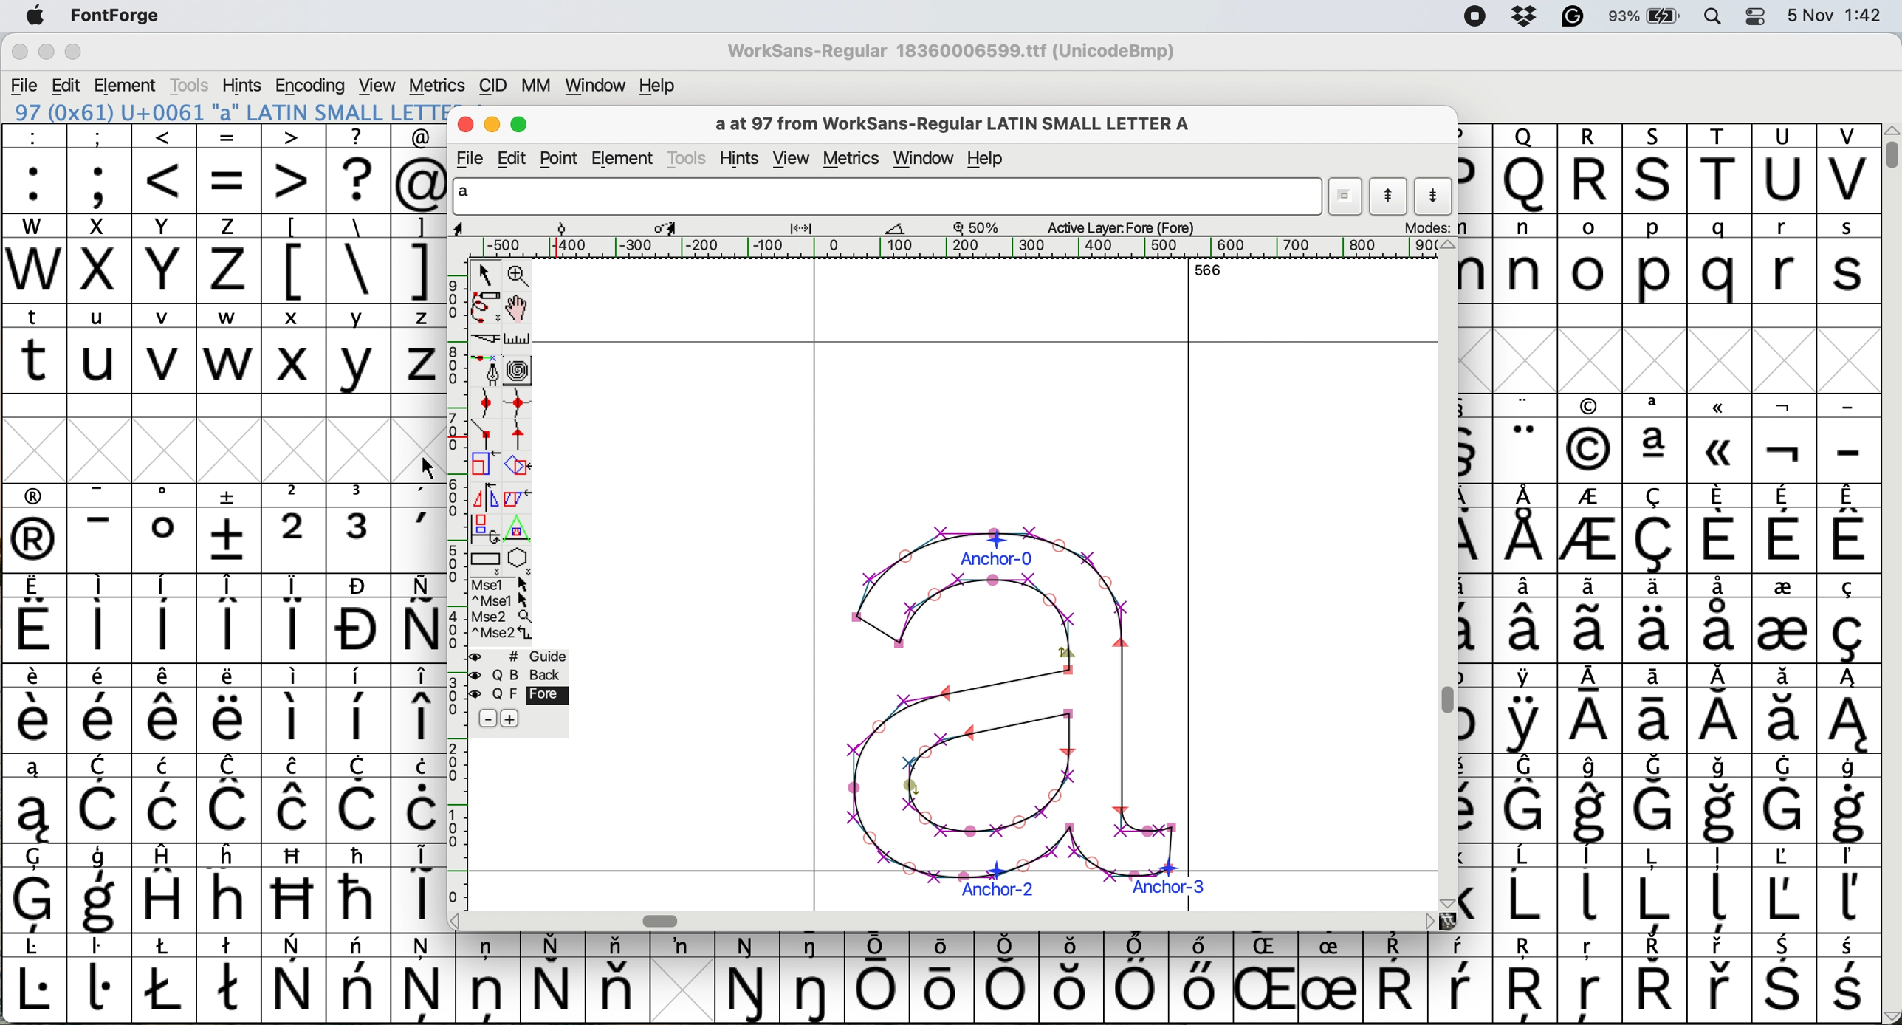 The image size is (1902, 1025). Describe the element at coordinates (360, 619) in the screenshot. I see `symbol` at that location.